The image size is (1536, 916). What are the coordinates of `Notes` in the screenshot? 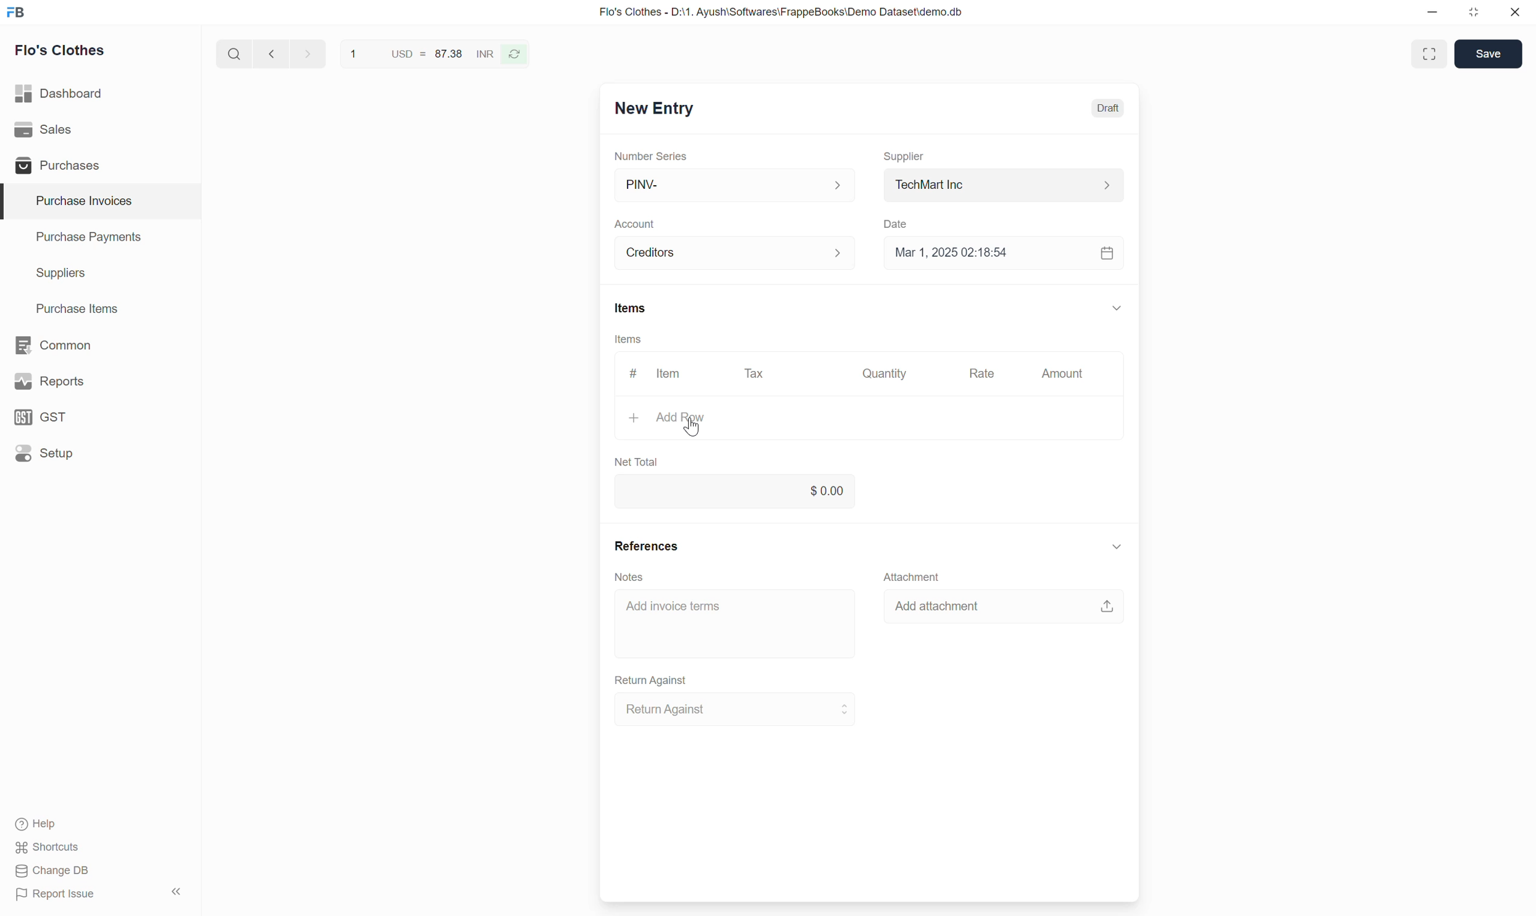 It's located at (629, 577).